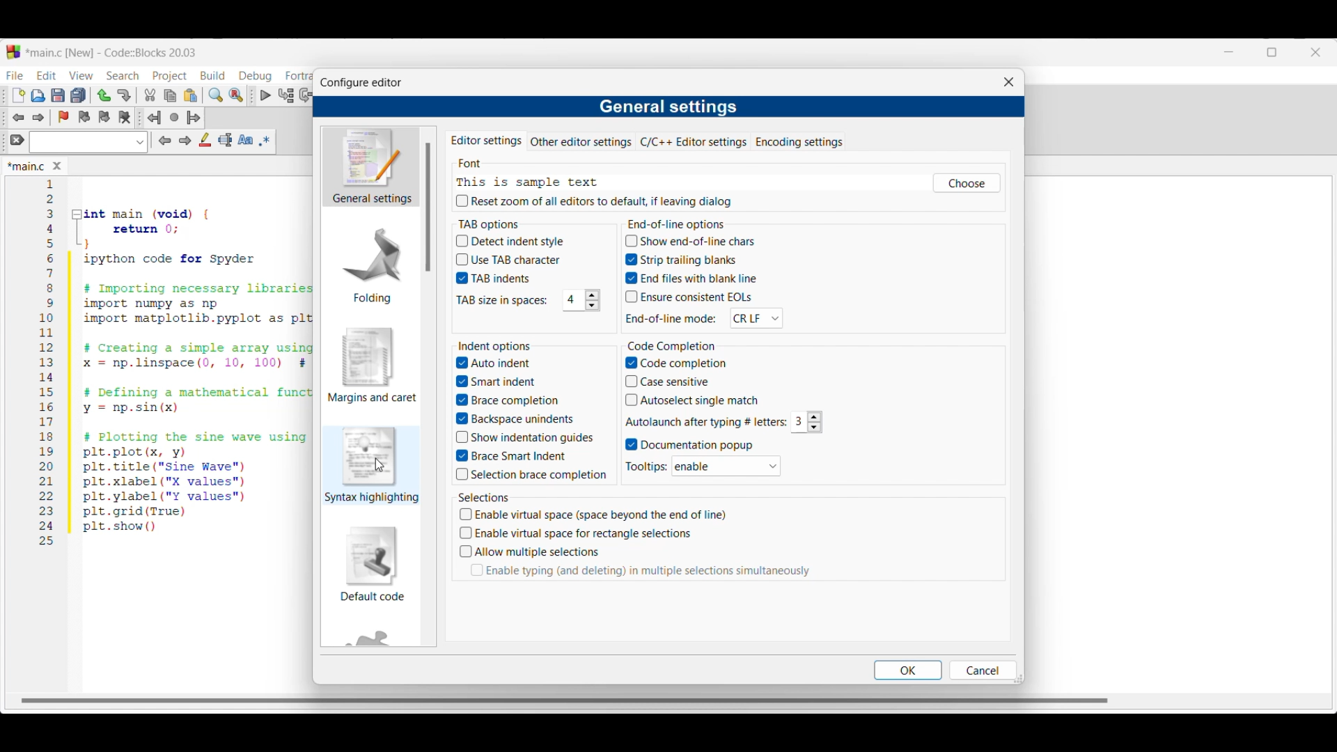  Describe the element at coordinates (286, 95) in the screenshot. I see `Run to cursor` at that location.